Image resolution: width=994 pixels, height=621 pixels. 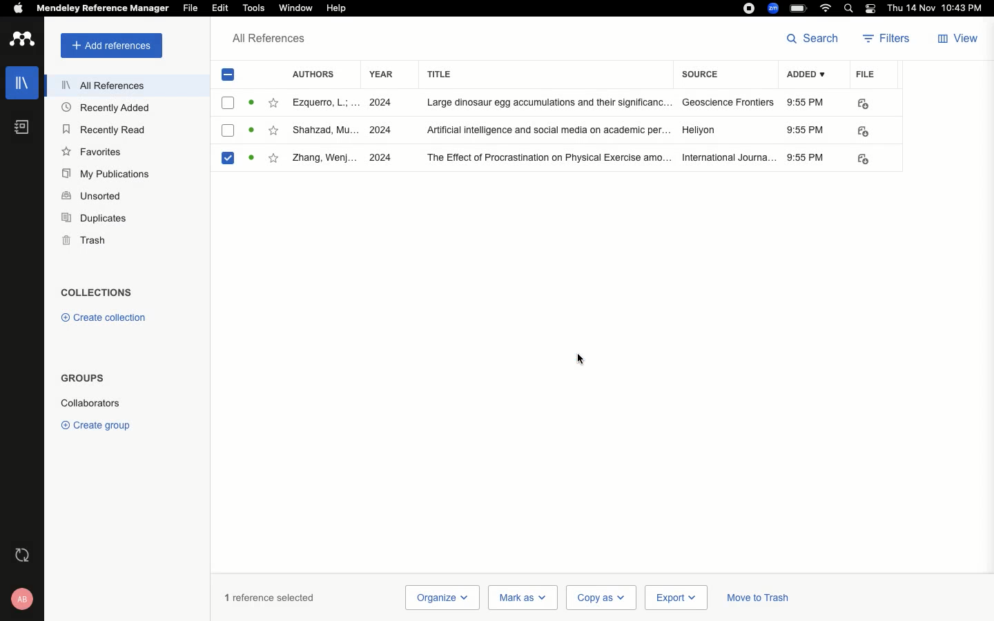 What do you see at coordinates (873, 8) in the screenshot?
I see `Notification` at bounding box center [873, 8].